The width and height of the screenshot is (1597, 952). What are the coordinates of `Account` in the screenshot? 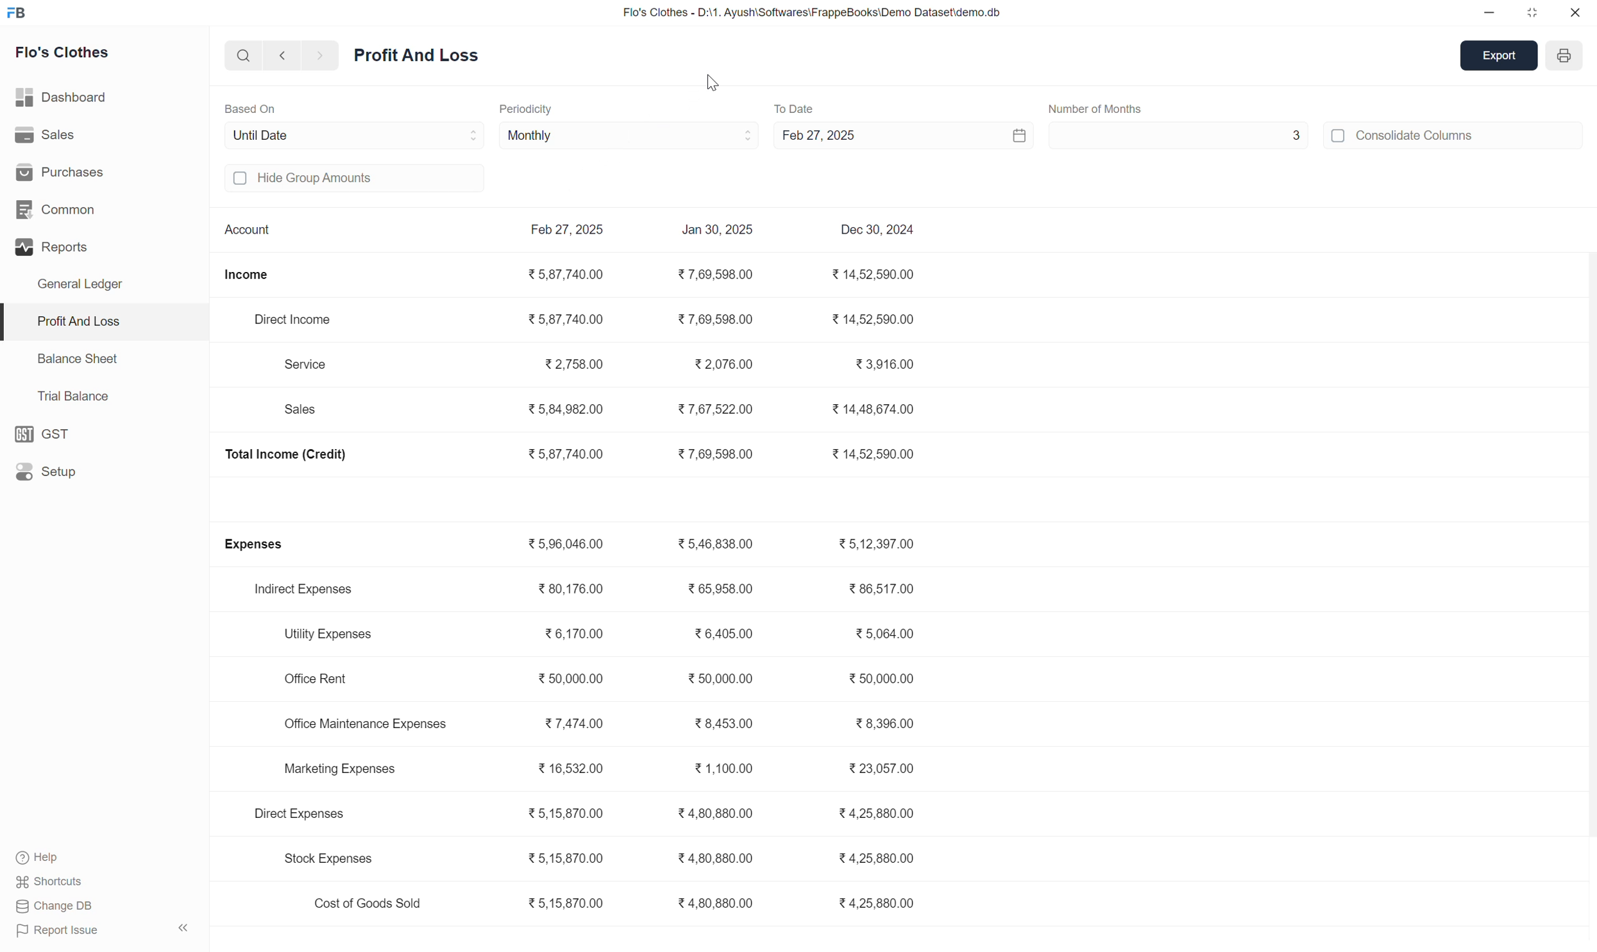 It's located at (257, 235).